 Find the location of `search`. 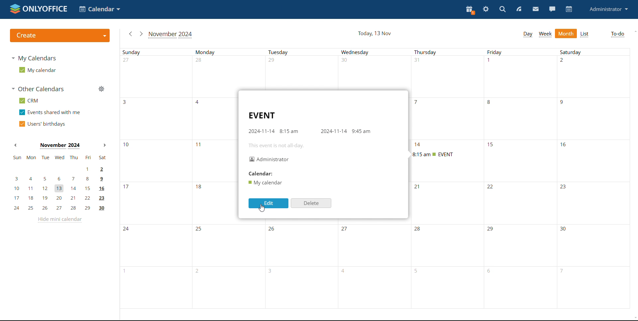

search is located at coordinates (503, 10).